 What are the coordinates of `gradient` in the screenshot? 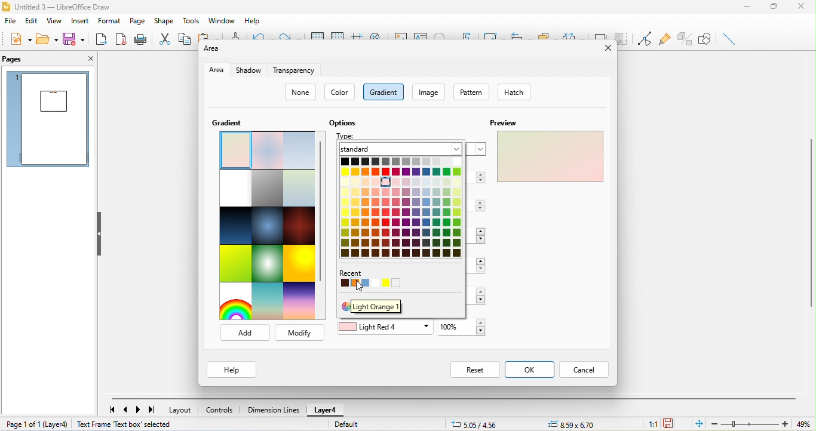 It's located at (226, 123).